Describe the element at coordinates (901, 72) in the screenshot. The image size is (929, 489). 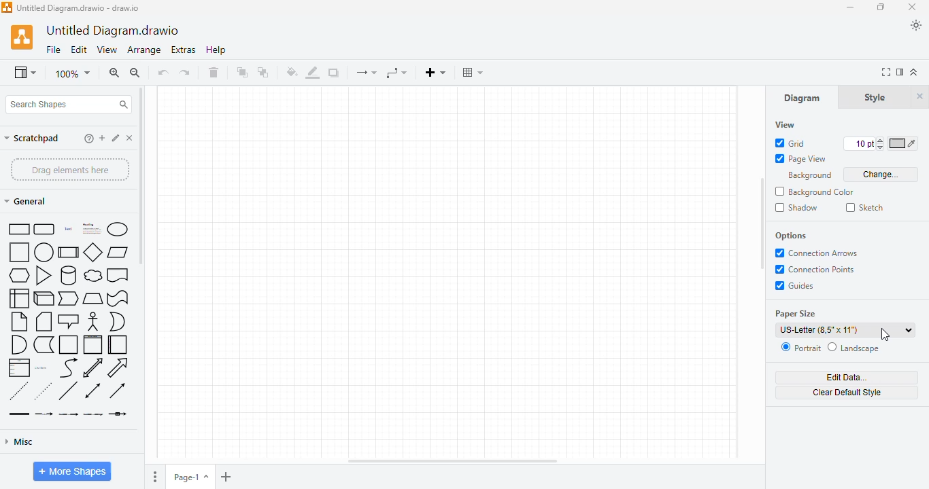
I see `format` at that location.